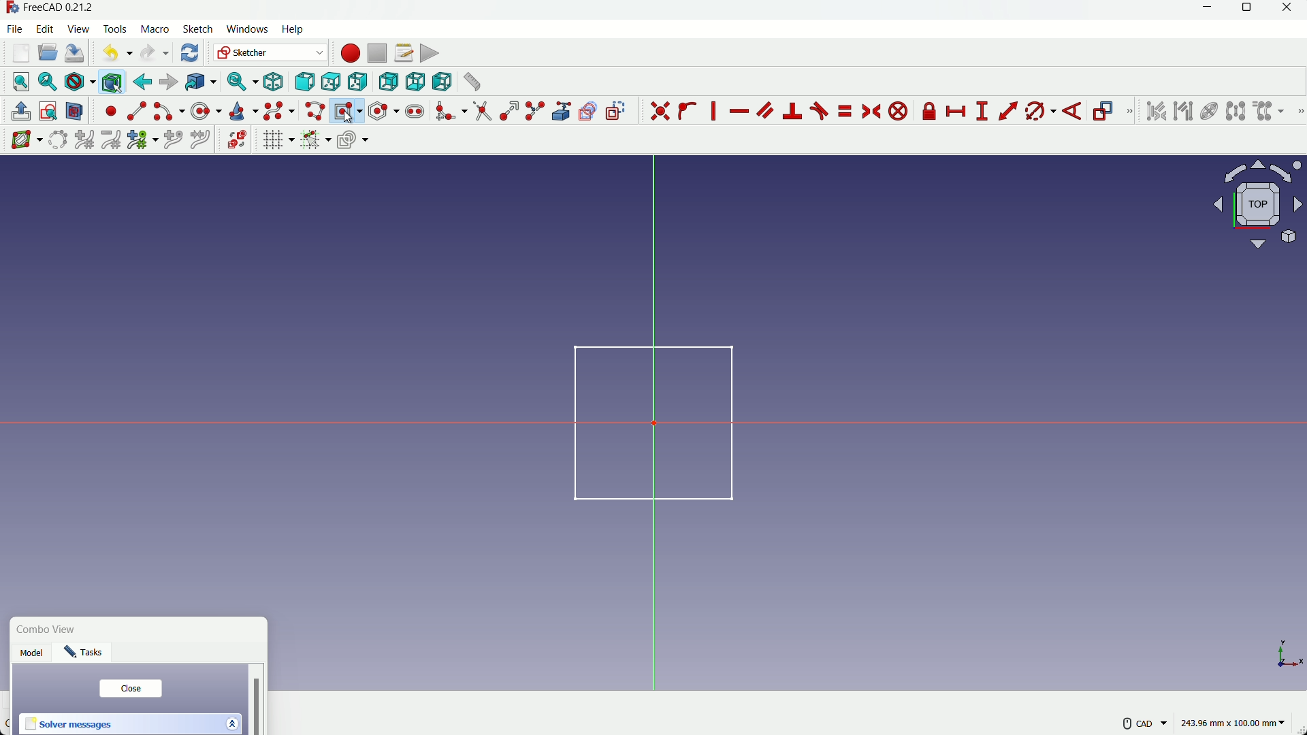 Image resolution: width=1307 pixels, height=735 pixels. What do you see at coordinates (87, 655) in the screenshot?
I see `tasks` at bounding box center [87, 655].